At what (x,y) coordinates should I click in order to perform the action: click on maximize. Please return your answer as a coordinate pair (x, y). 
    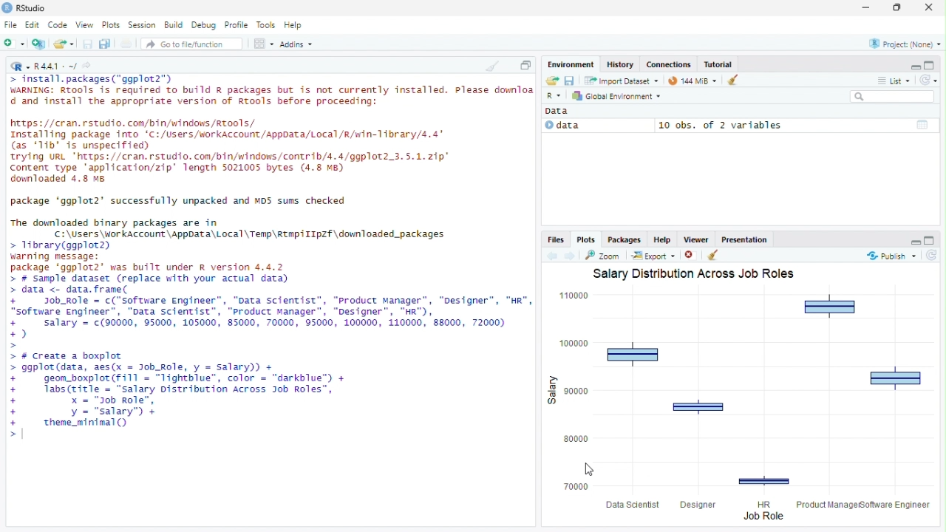
    Looking at the image, I should click on (932, 240).